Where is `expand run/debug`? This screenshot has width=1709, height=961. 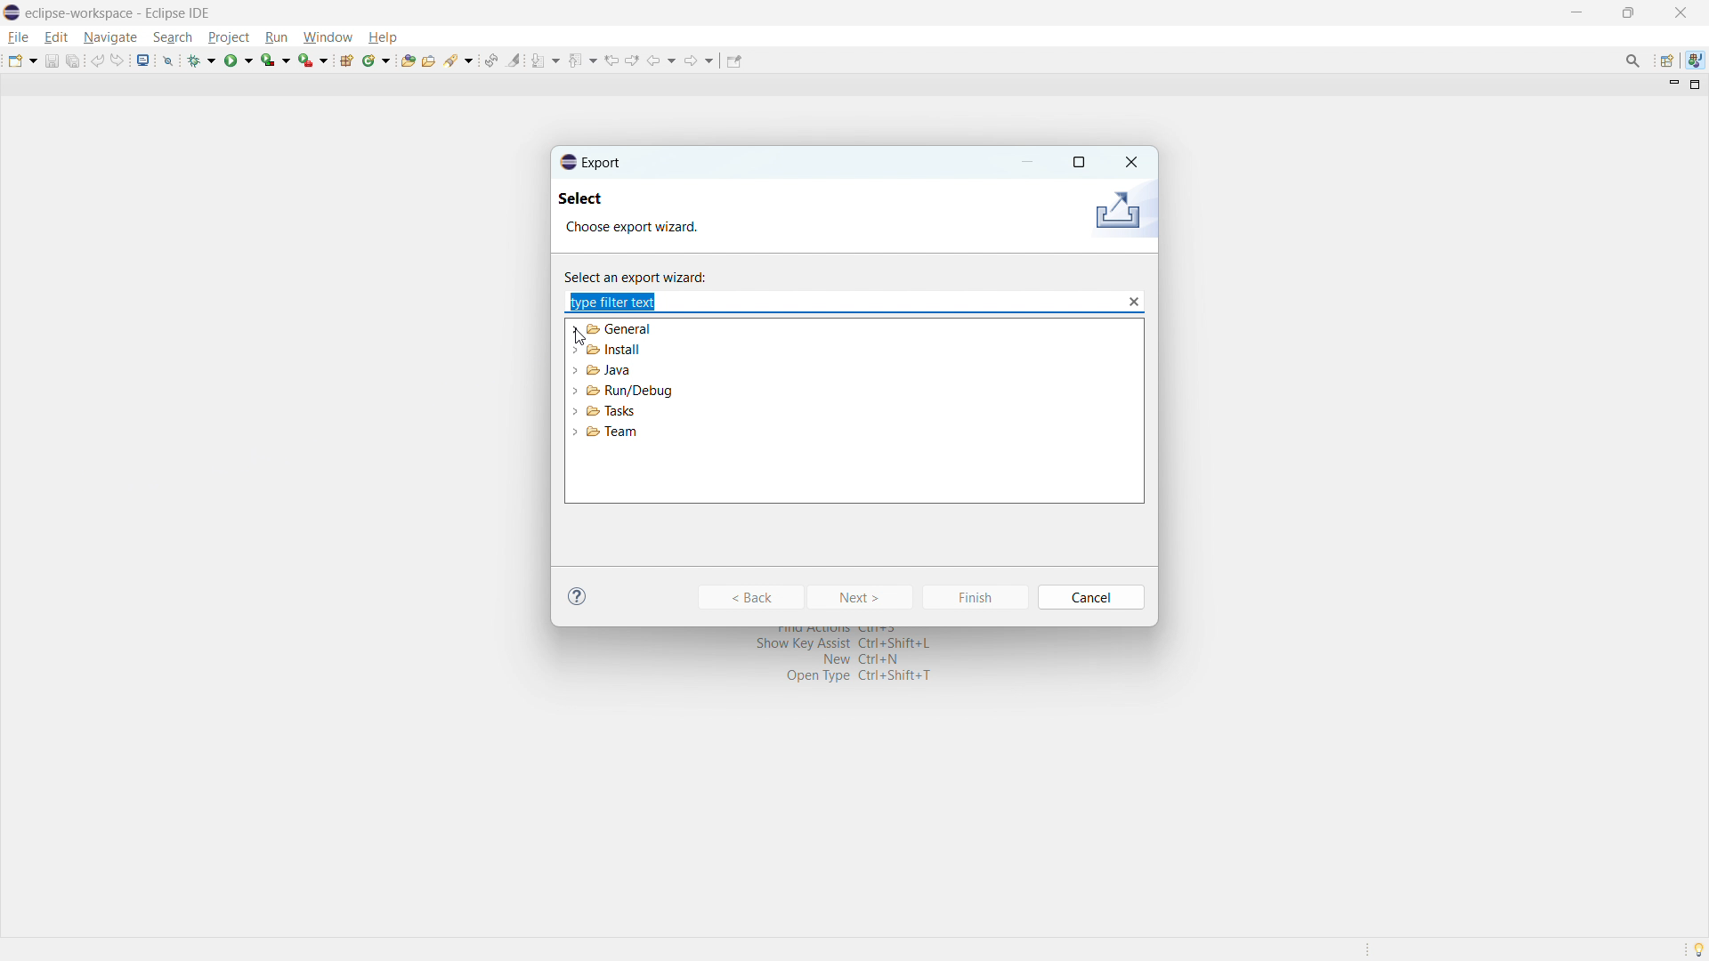
expand run/debug is located at coordinates (575, 391).